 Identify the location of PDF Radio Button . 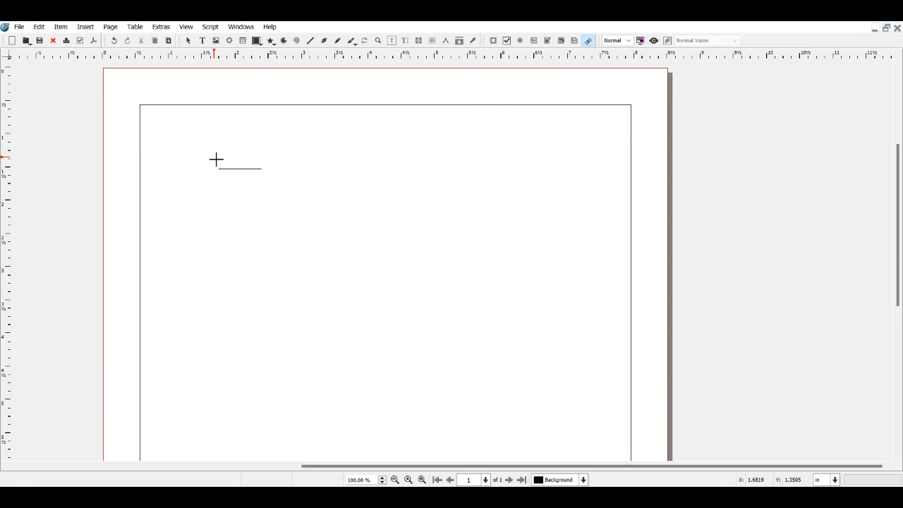
(521, 41).